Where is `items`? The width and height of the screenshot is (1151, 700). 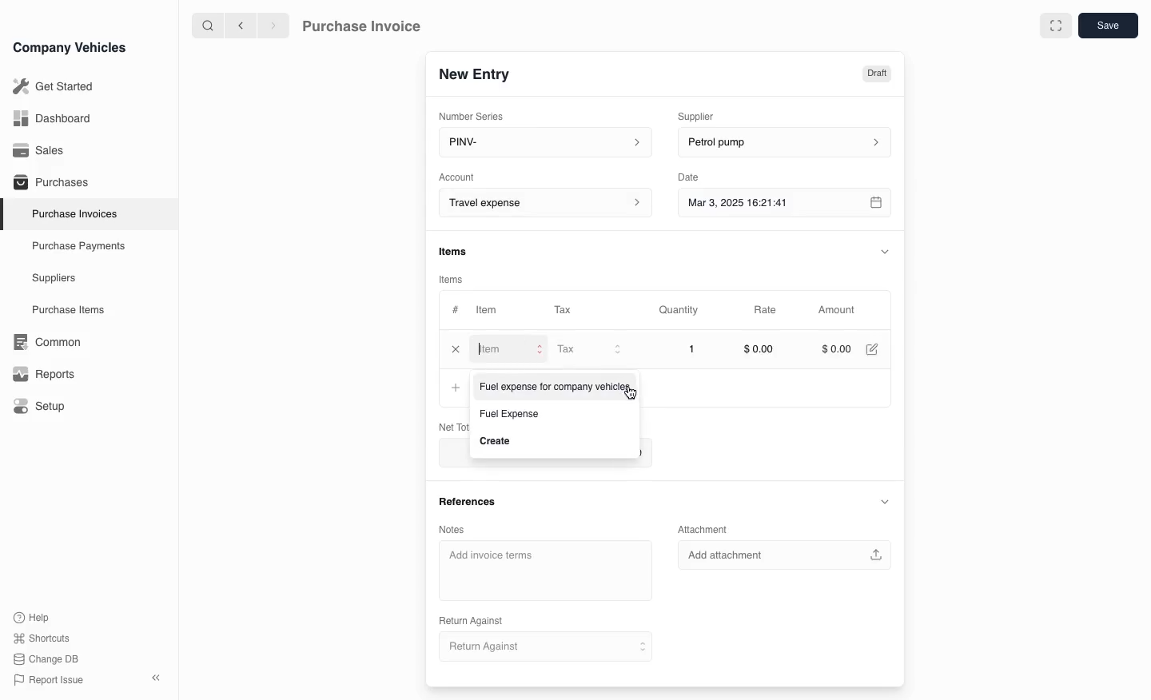
items is located at coordinates (455, 253).